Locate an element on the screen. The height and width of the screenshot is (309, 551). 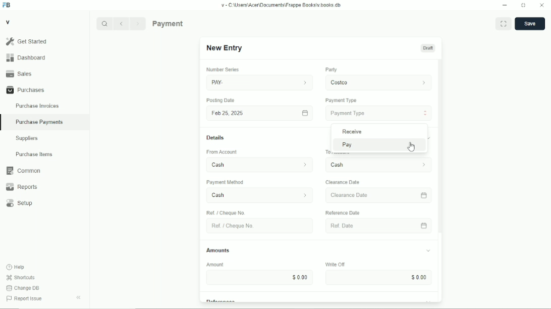
Shortcuts is located at coordinates (21, 278).